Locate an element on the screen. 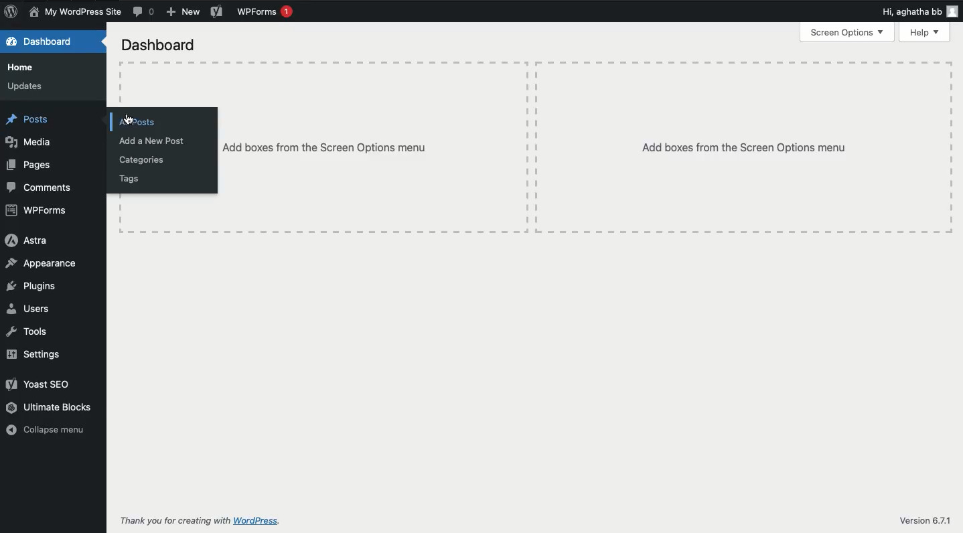 This screenshot has width=963, height=533. Dashboard  is located at coordinates (46, 44).